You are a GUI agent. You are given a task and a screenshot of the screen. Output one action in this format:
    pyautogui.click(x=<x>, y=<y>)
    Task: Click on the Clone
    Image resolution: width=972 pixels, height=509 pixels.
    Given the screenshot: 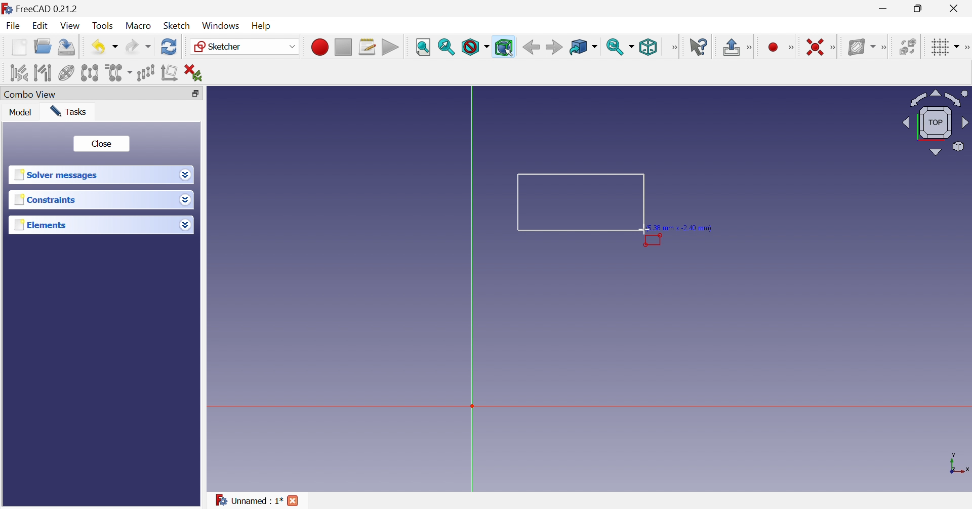 What is the action you would take?
    pyautogui.click(x=117, y=73)
    